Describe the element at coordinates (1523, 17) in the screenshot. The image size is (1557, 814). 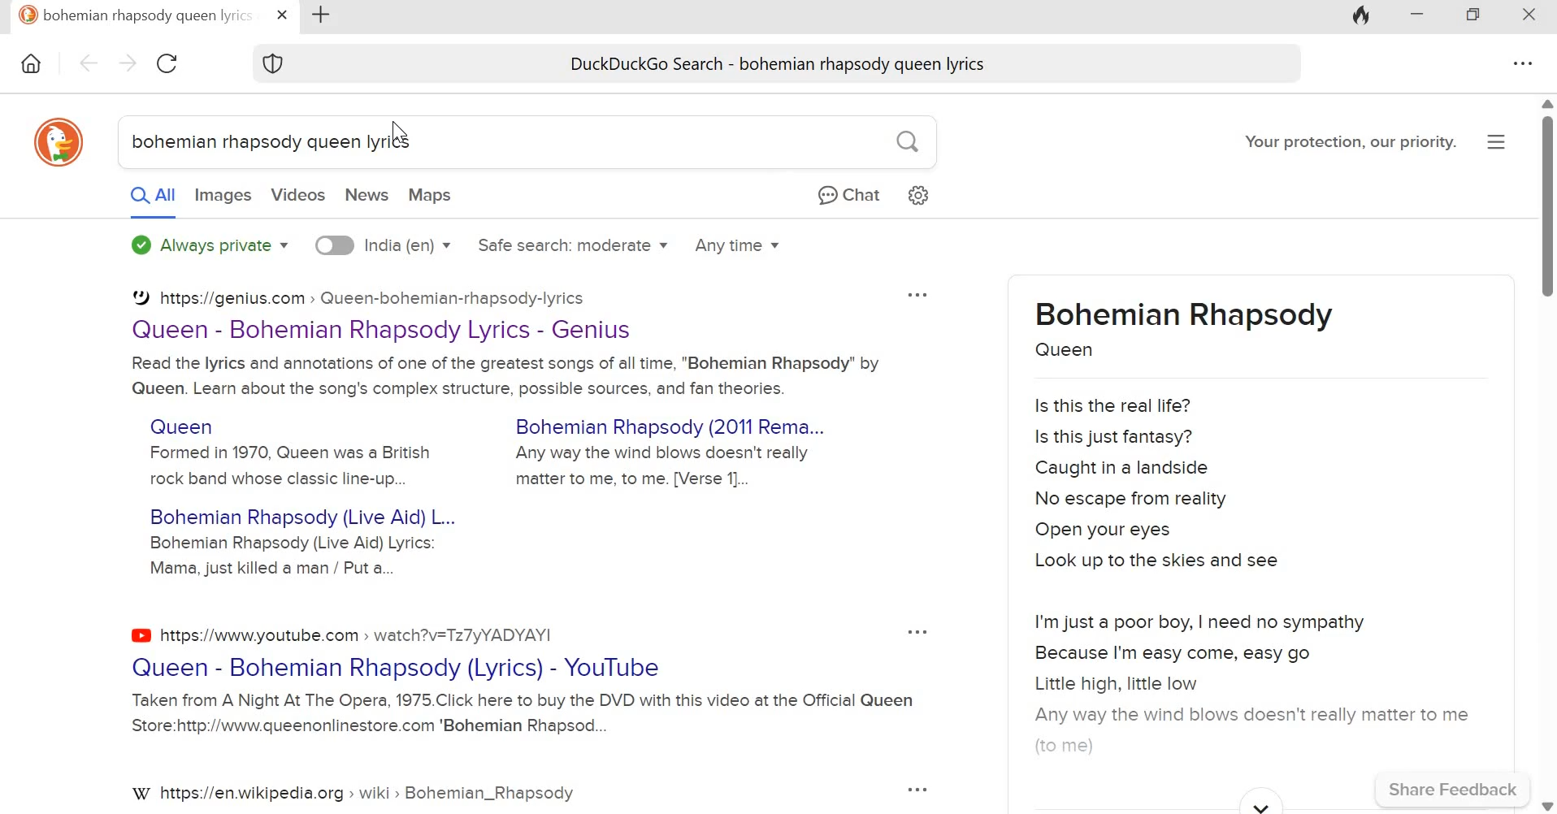
I see `Close` at that location.